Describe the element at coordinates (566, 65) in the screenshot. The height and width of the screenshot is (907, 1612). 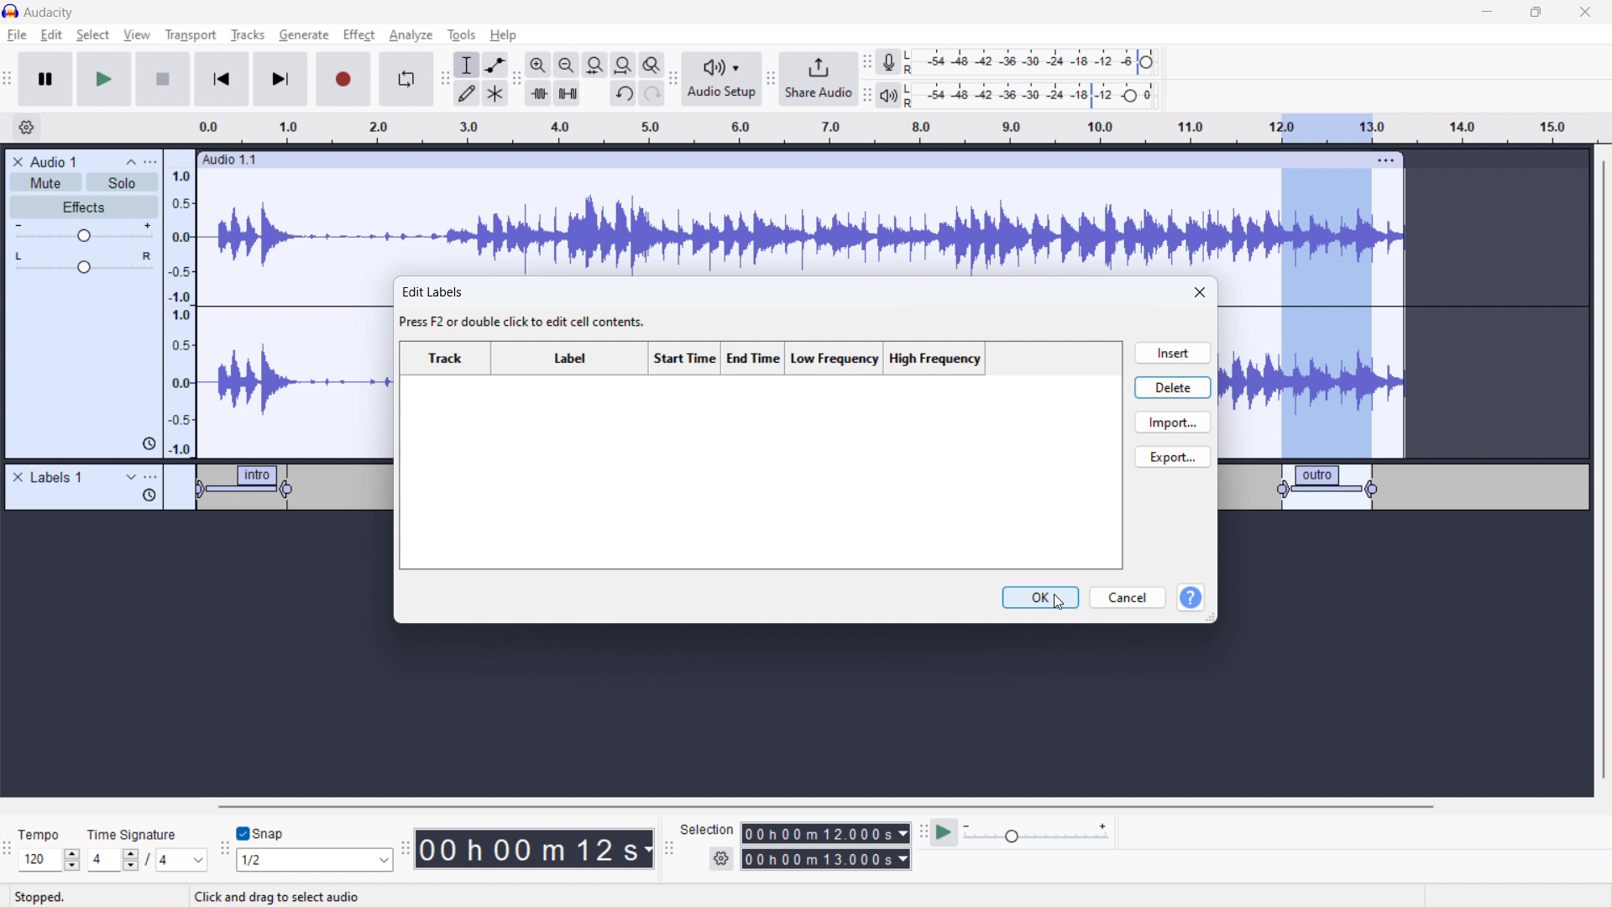
I see `zoom out` at that location.